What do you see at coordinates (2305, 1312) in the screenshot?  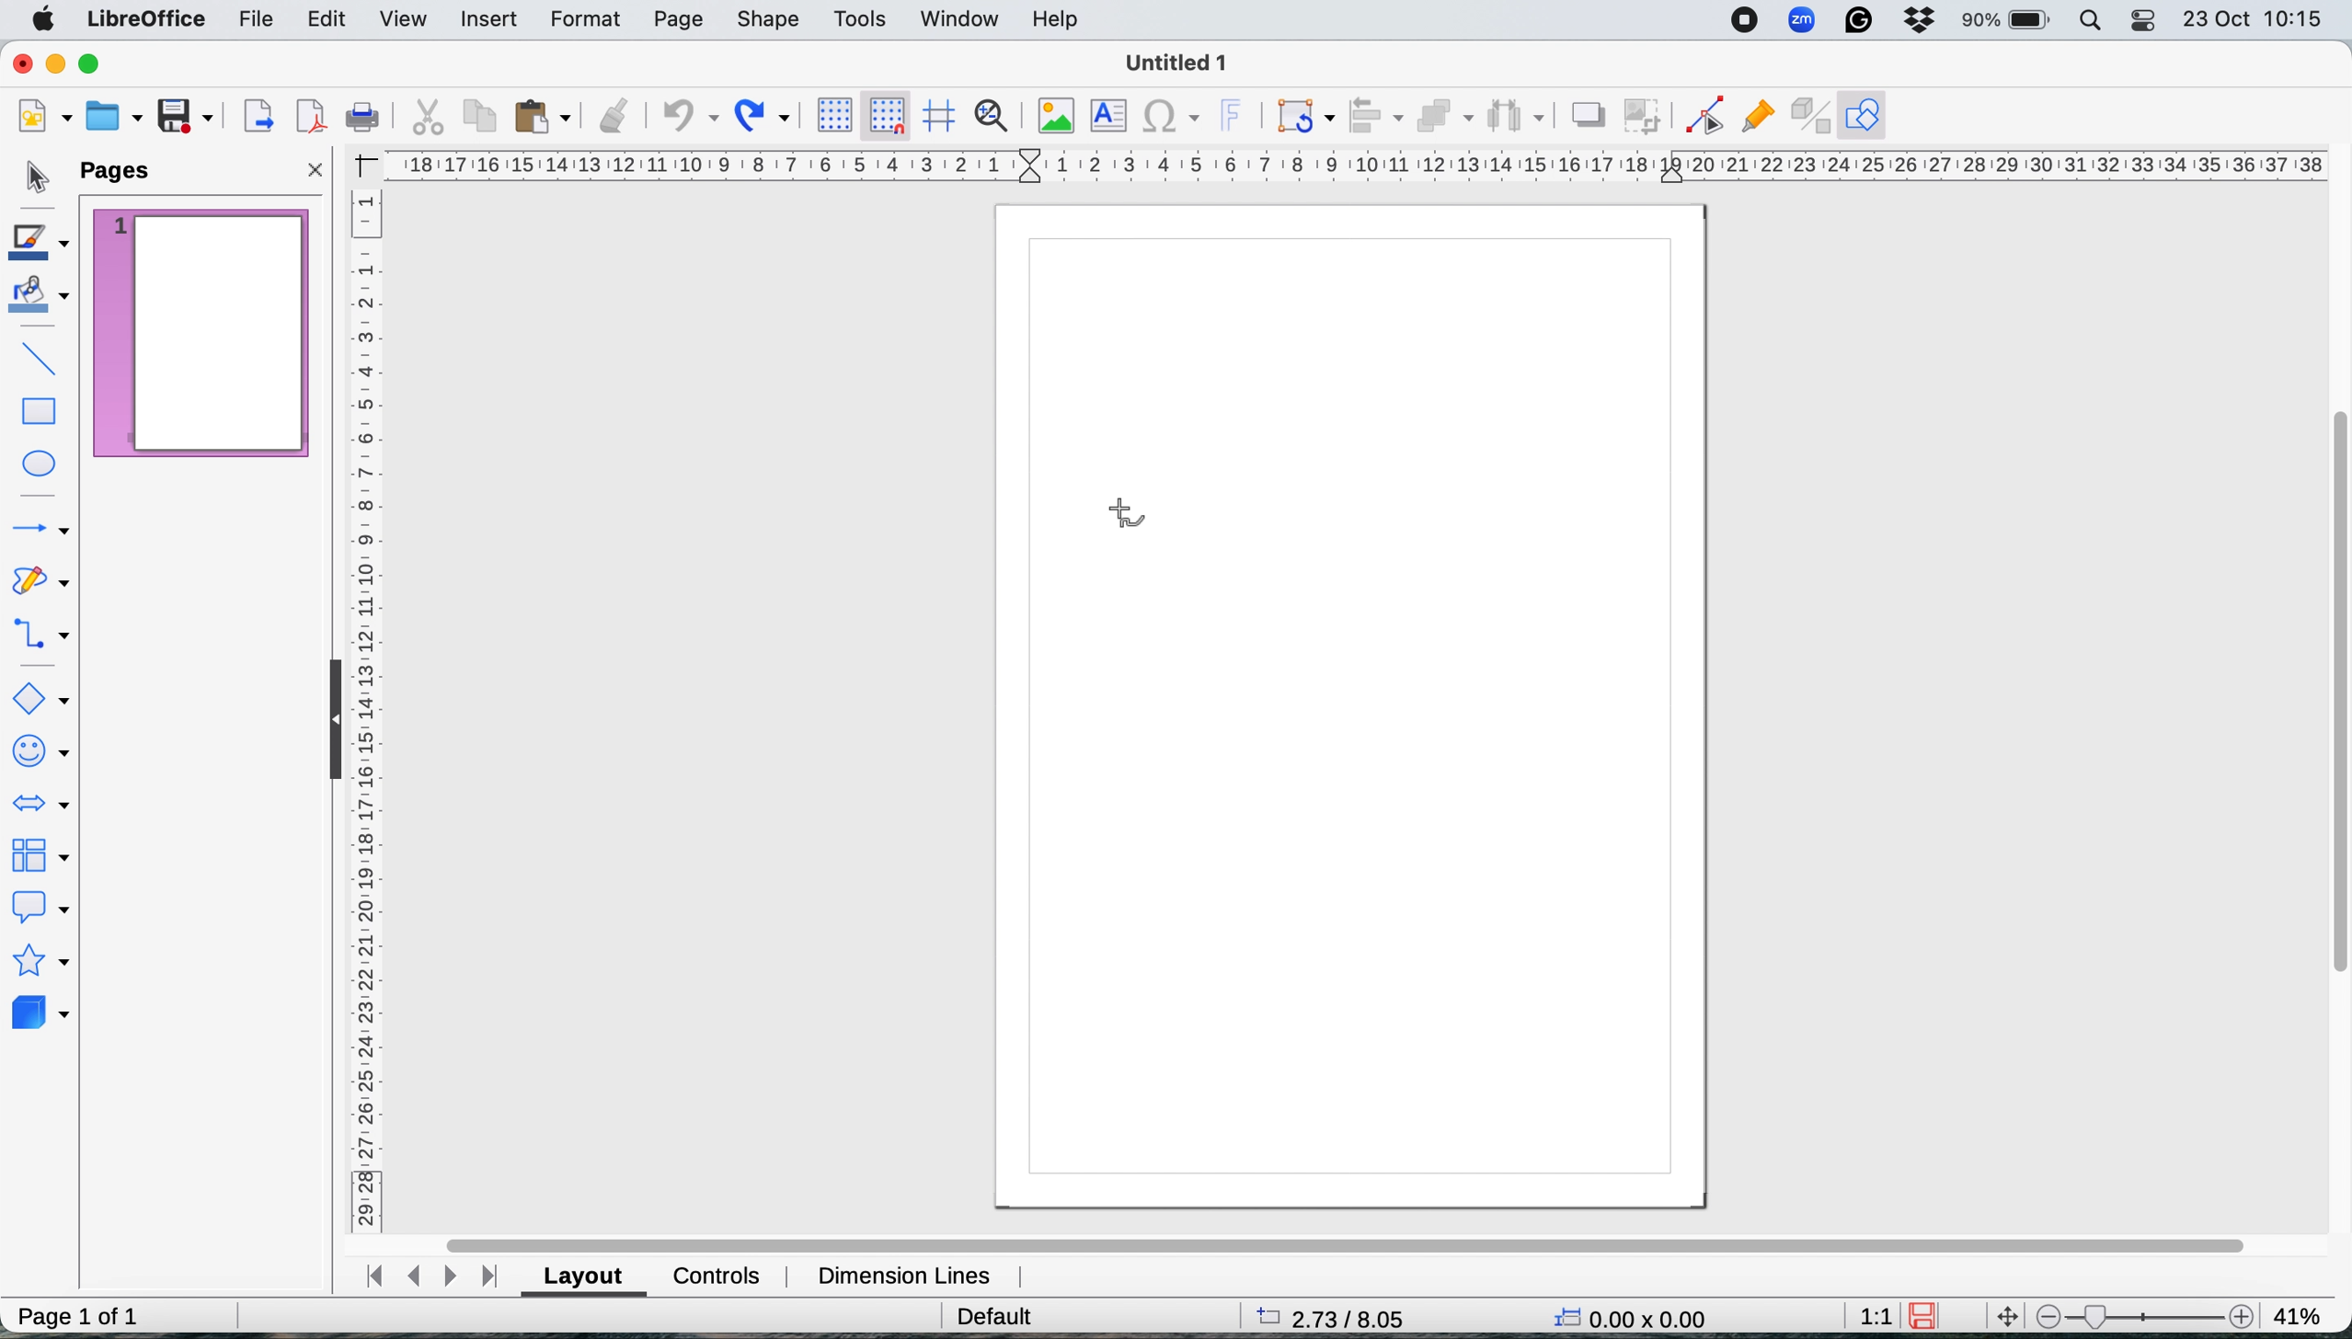 I see `zoom factor` at bounding box center [2305, 1312].